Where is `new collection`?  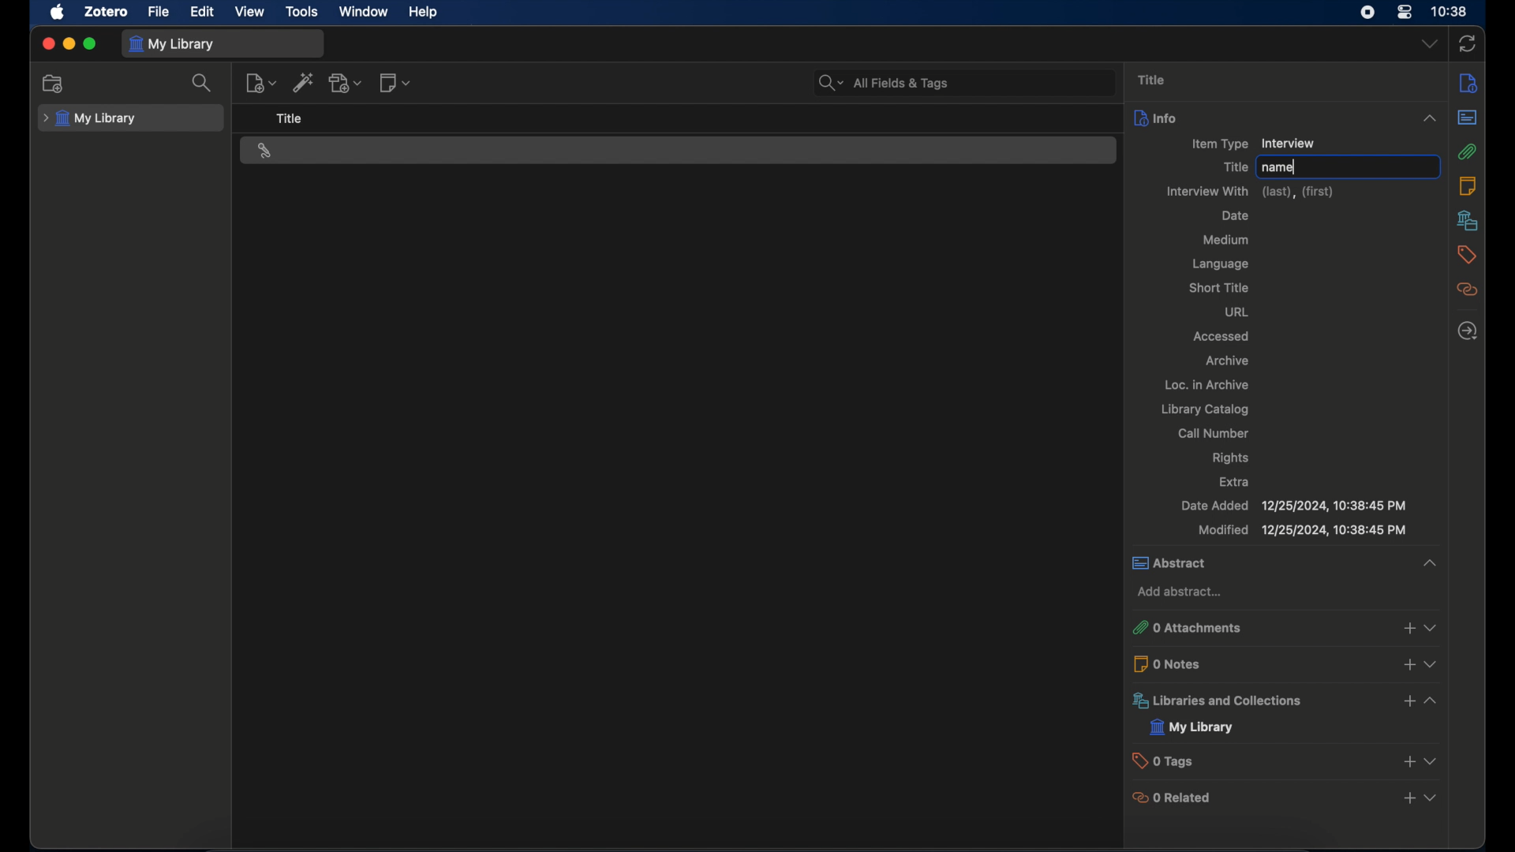 new collection is located at coordinates (54, 84).